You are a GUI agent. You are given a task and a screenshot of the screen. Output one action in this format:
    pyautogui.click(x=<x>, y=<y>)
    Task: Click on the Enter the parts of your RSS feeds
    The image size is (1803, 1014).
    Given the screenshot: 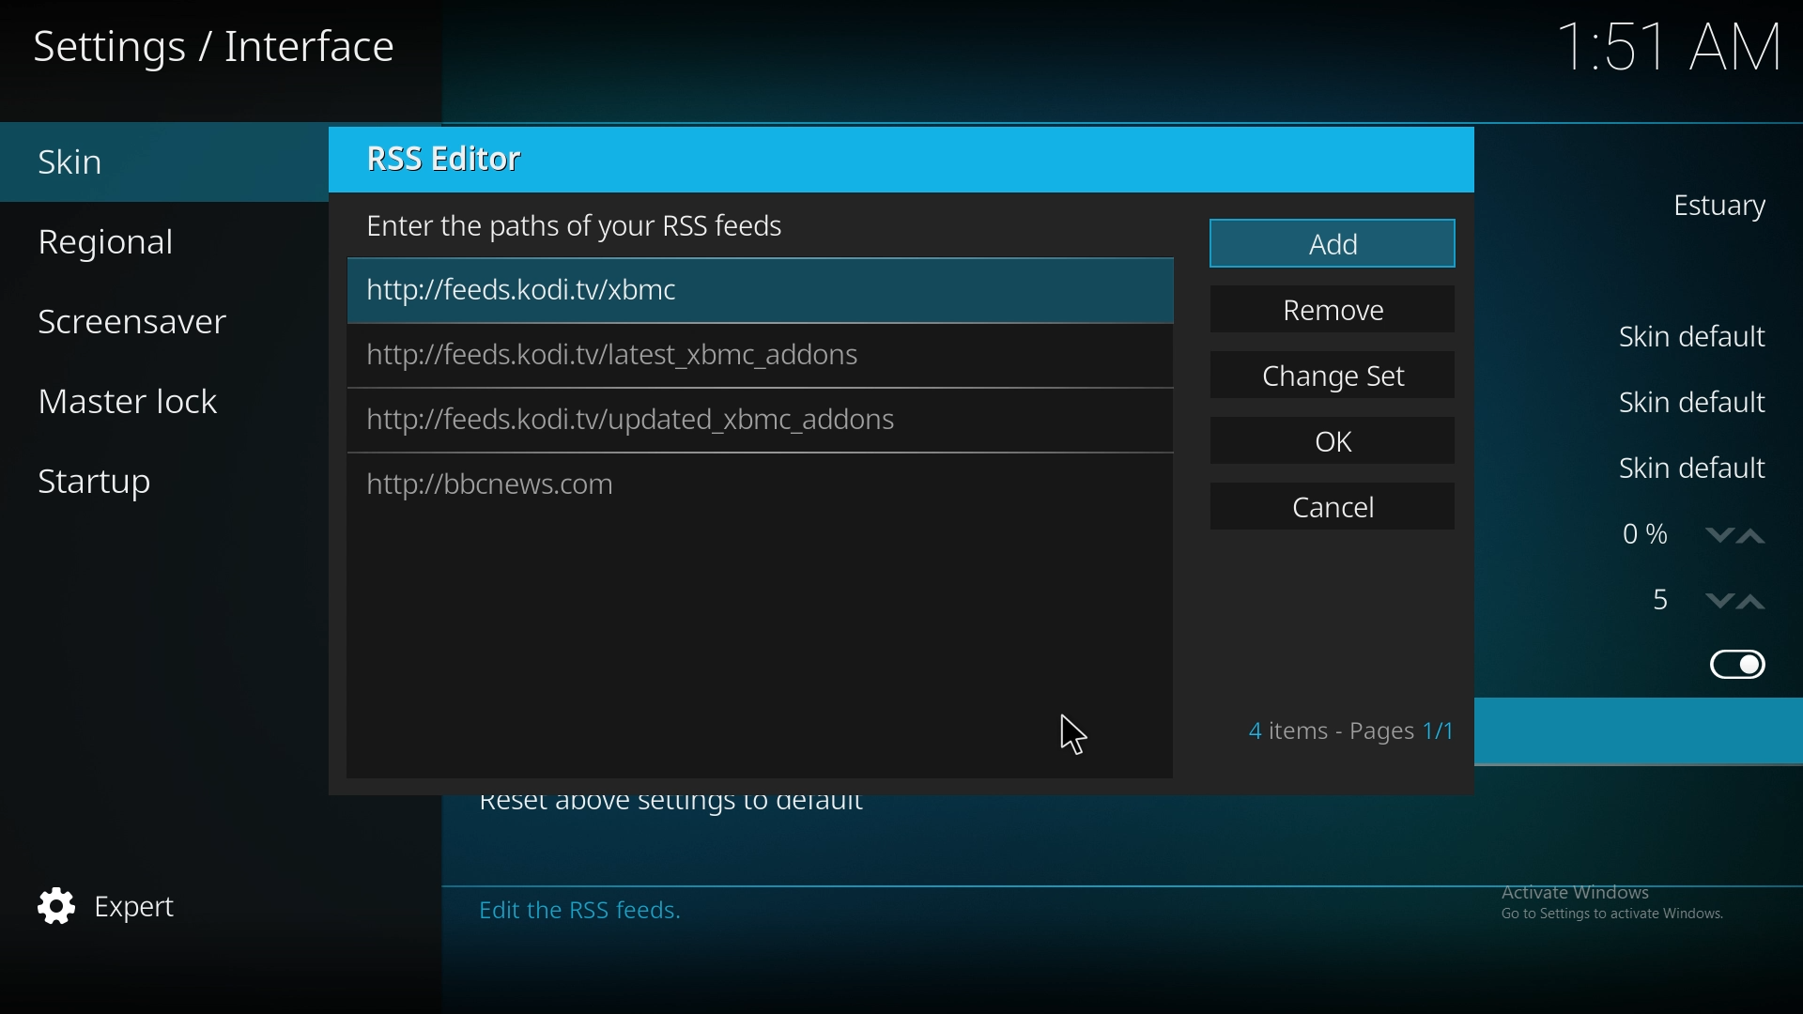 What is the action you would take?
    pyautogui.click(x=584, y=224)
    